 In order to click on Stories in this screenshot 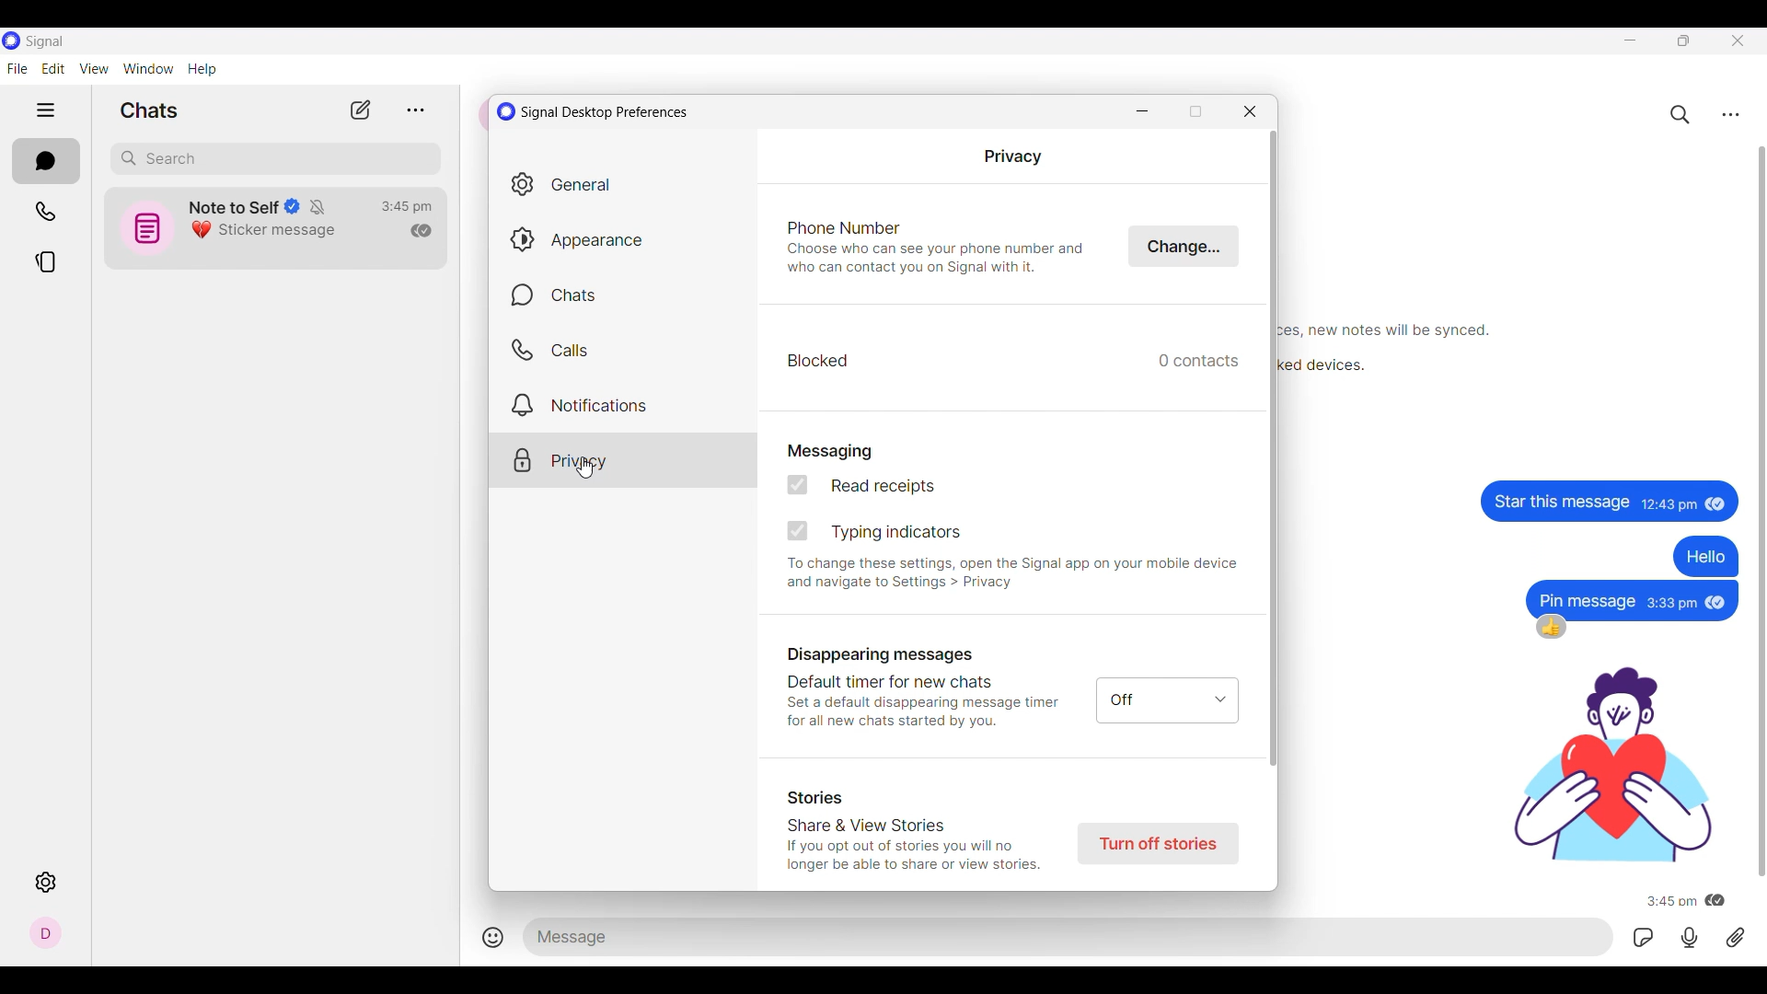, I will do `click(46, 261)`.